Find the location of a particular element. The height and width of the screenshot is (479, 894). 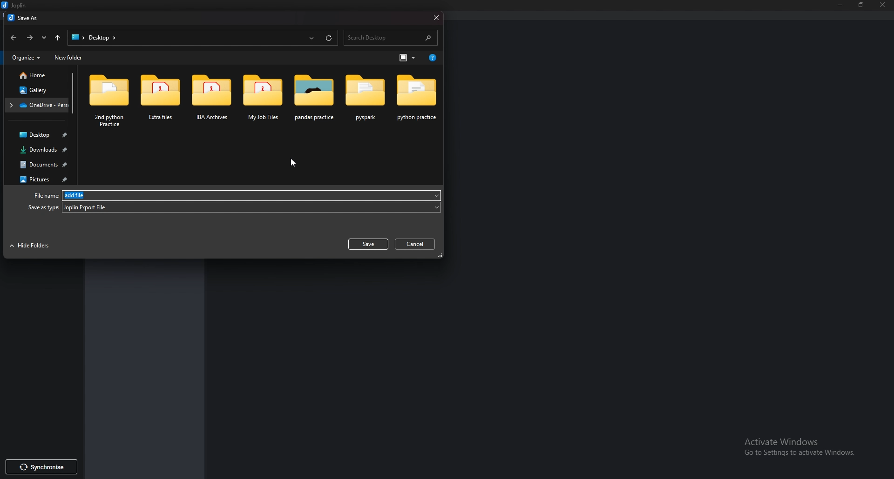

folder is located at coordinates (365, 98).